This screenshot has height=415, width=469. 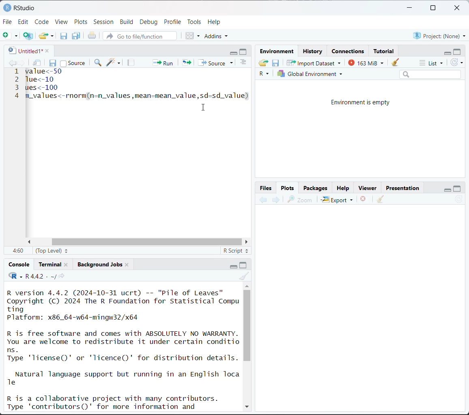 I want to click on R script, so click(x=236, y=252).